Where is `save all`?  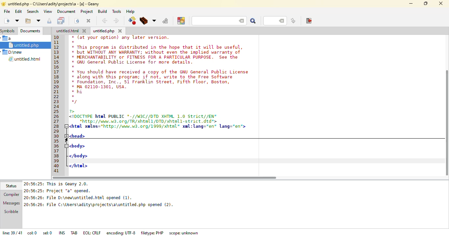
save all is located at coordinates (61, 21).